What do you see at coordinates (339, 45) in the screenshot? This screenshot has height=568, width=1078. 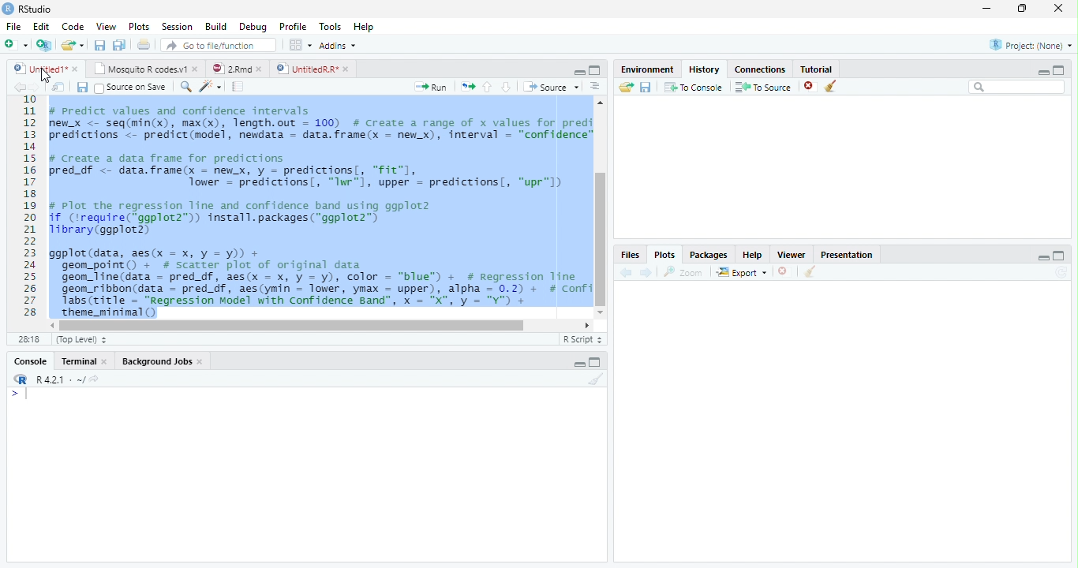 I see `Addins` at bounding box center [339, 45].